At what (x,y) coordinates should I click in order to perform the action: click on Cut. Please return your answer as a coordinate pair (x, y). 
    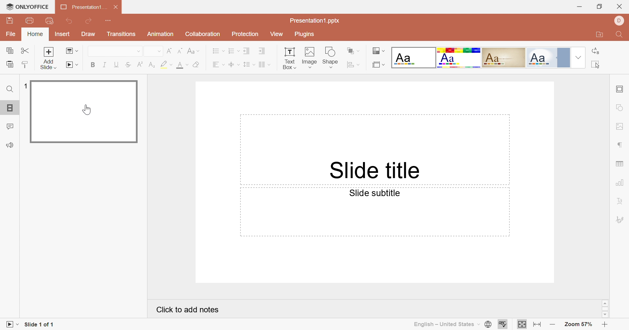
    Looking at the image, I should click on (25, 50).